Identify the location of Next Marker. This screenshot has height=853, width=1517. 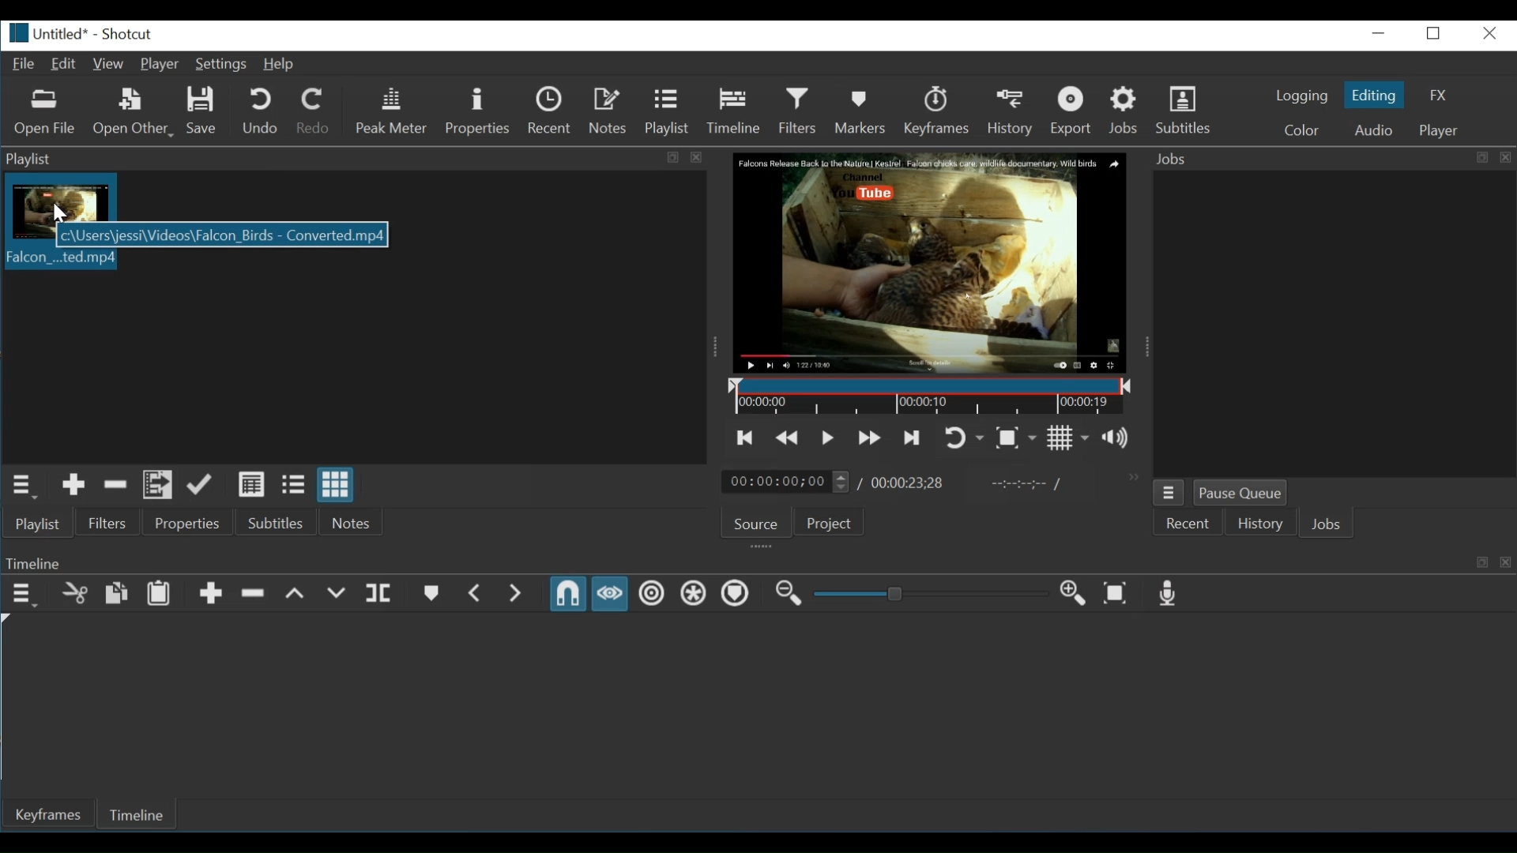
(518, 594).